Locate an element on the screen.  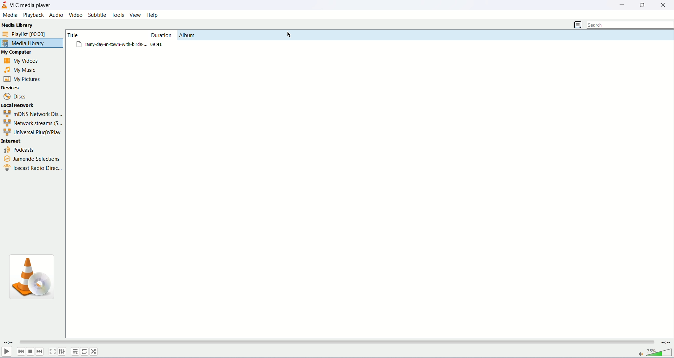
remaining time is located at coordinates (667, 343).